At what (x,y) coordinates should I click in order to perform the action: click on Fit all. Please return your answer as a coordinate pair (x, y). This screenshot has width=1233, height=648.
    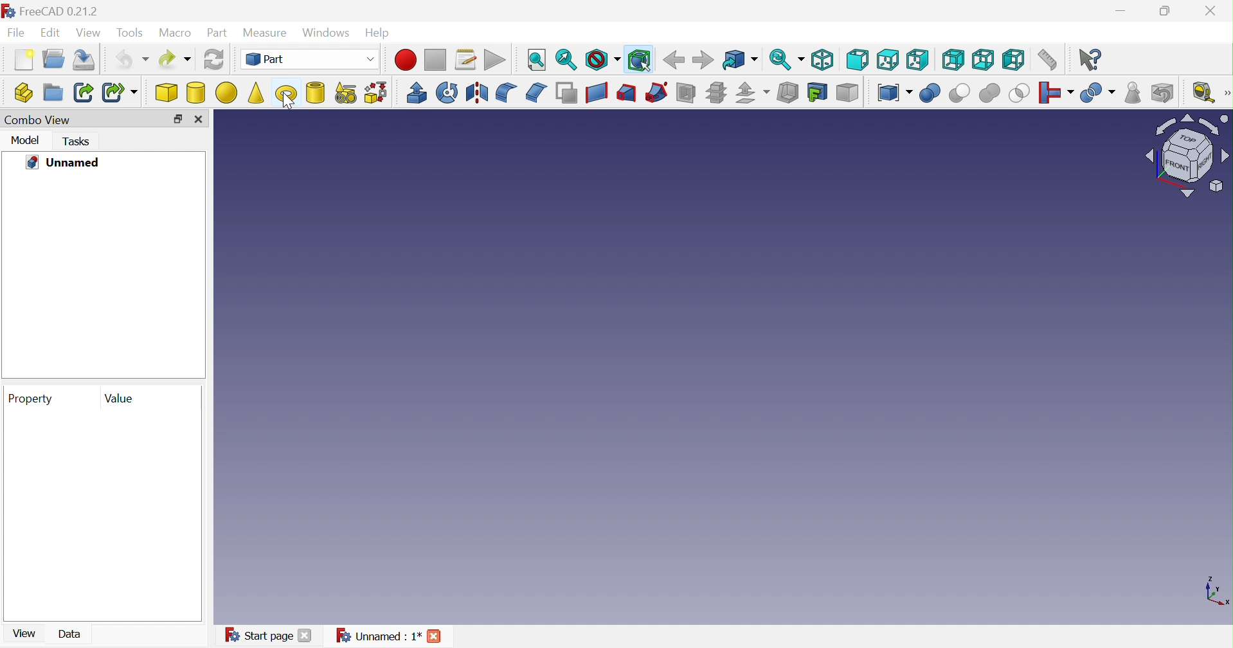
    Looking at the image, I should click on (536, 60).